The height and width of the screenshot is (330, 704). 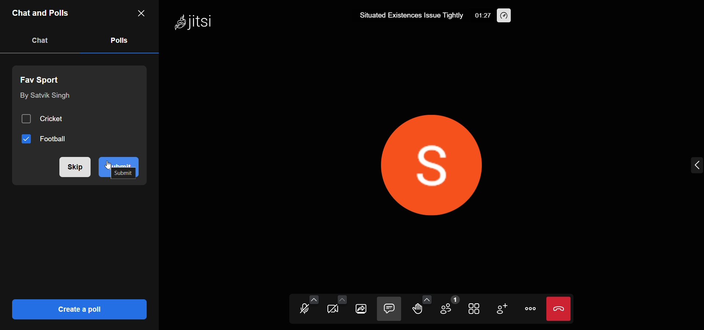 I want to click on Situated Existences Issue Tightly, so click(x=410, y=15).